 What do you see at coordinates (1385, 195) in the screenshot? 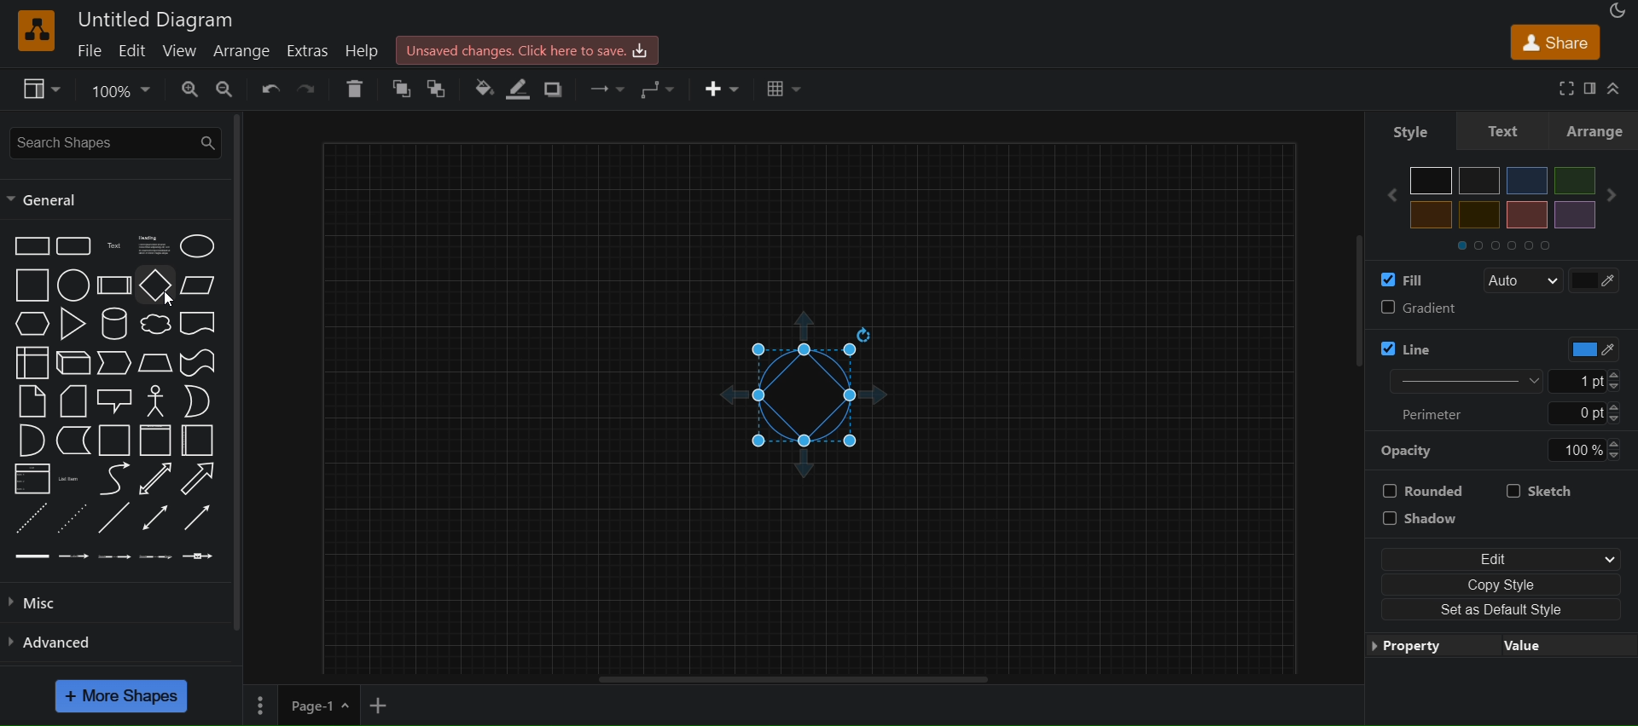
I see `previous` at bounding box center [1385, 195].